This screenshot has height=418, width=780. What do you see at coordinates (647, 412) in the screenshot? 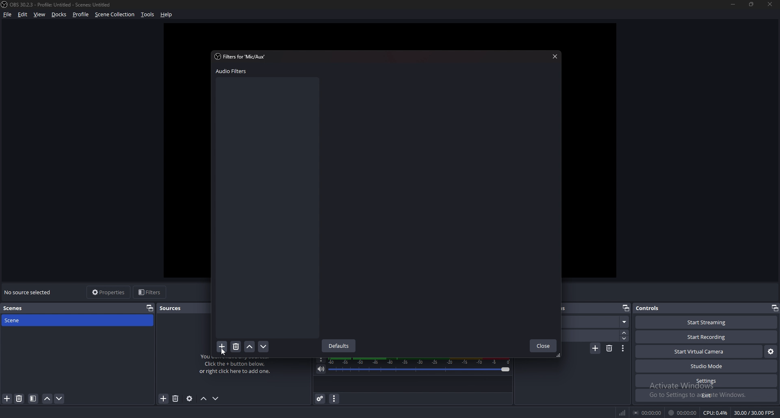
I see `00:00:00` at bounding box center [647, 412].